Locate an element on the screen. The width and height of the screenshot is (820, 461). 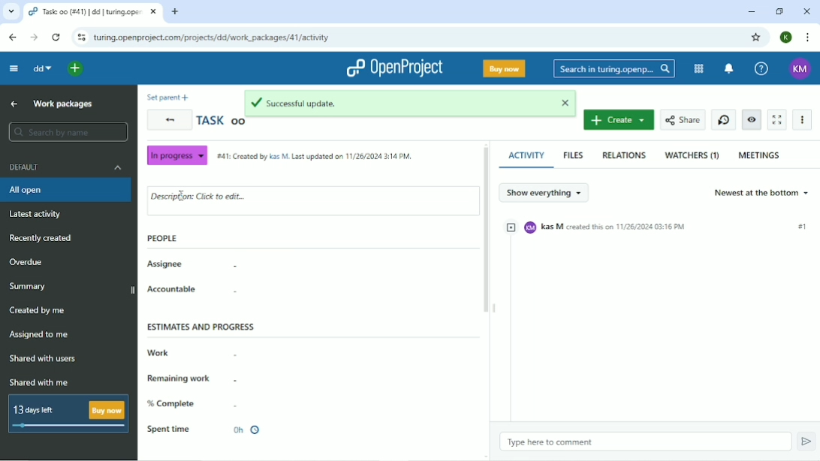
More is located at coordinates (803, 119).